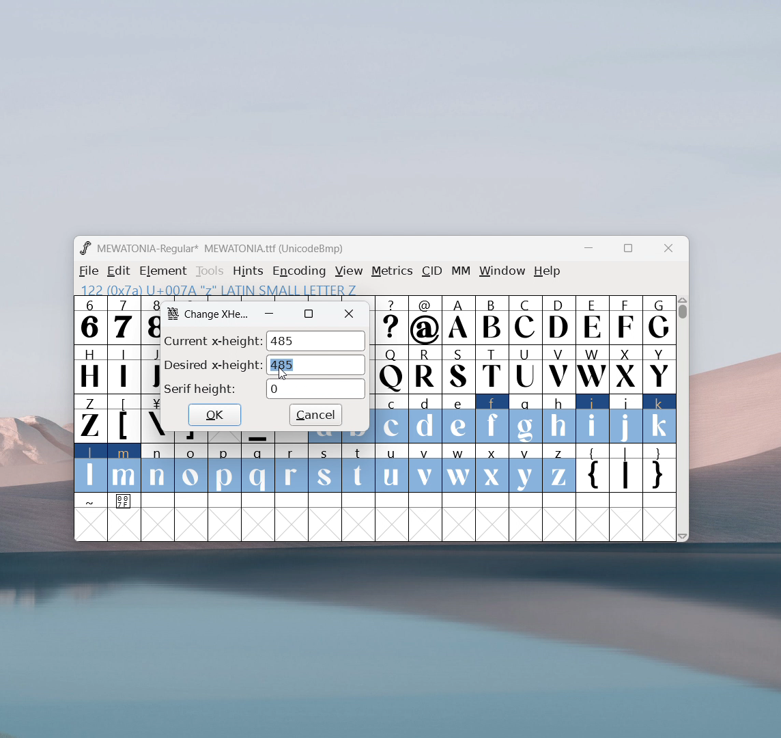  I want to click on Cursor, so click(283, 374).